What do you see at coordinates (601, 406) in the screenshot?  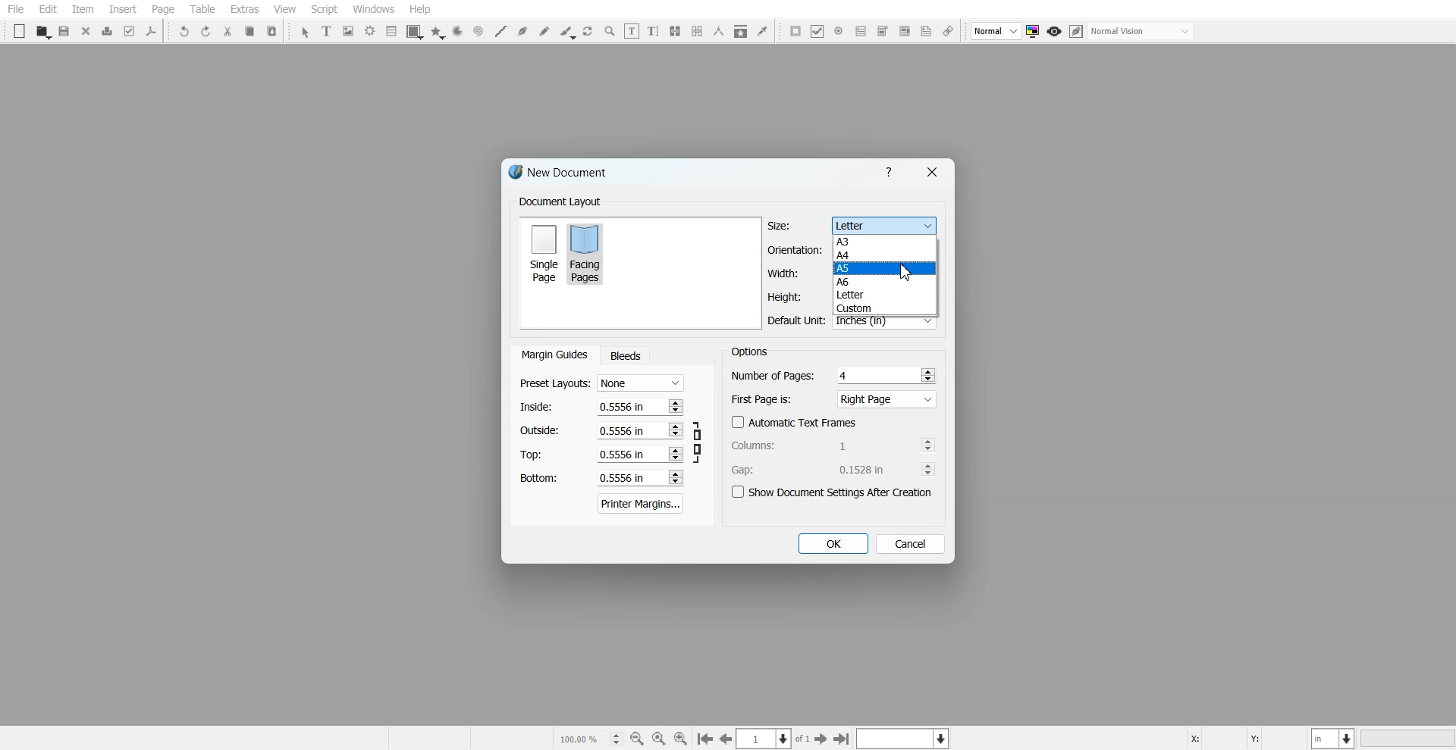 I see `Left margin adjuster` at bounding box center [601, 406].